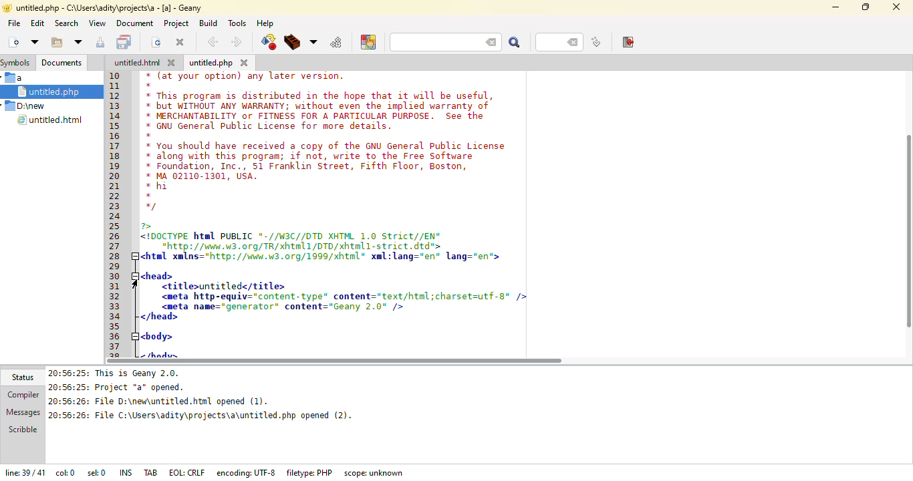 This screenshot has height=481, width=913. I want to click on search, so click(68, 24).